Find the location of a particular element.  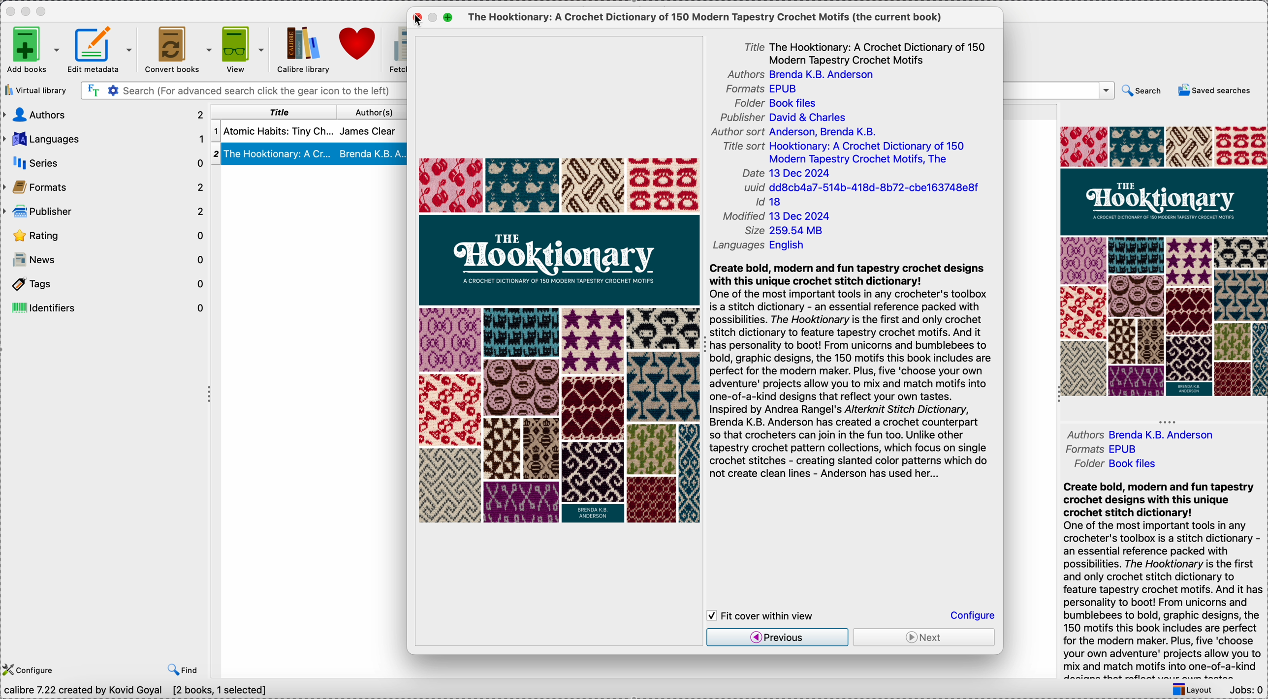

modified 13 Dec 2004 is located at coordinates (776, 217).